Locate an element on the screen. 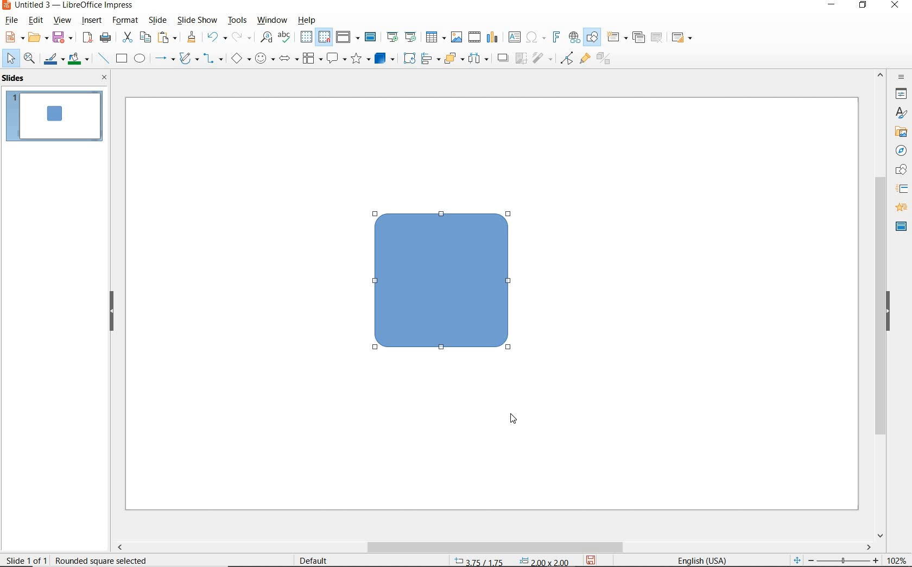 This screenshot has height=567, width=912. styles is located at coordinates (901, 114).